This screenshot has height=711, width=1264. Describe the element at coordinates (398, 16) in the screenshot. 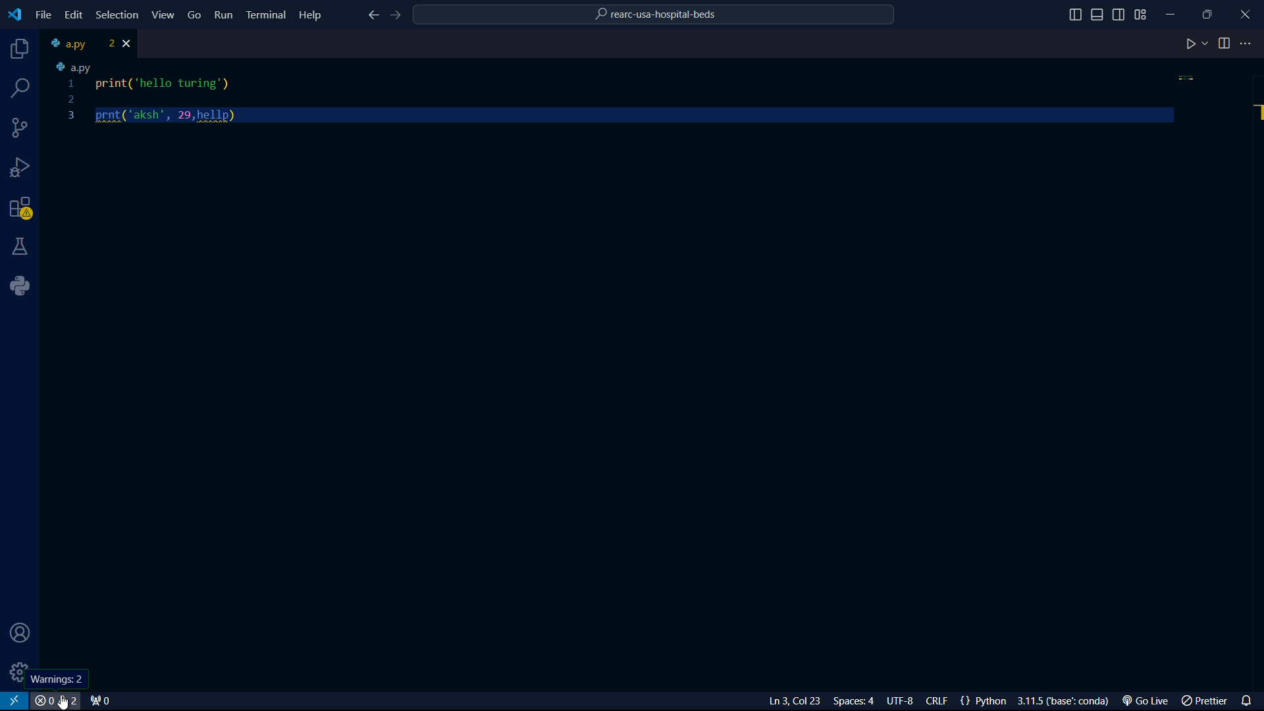

I see `foward` at that location.